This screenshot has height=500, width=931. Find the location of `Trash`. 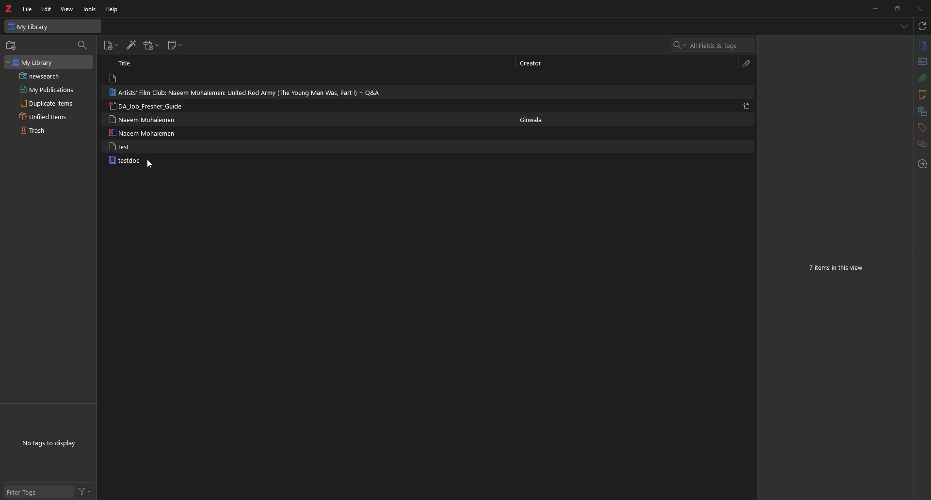

Trash is located at coordinates (34, 131).